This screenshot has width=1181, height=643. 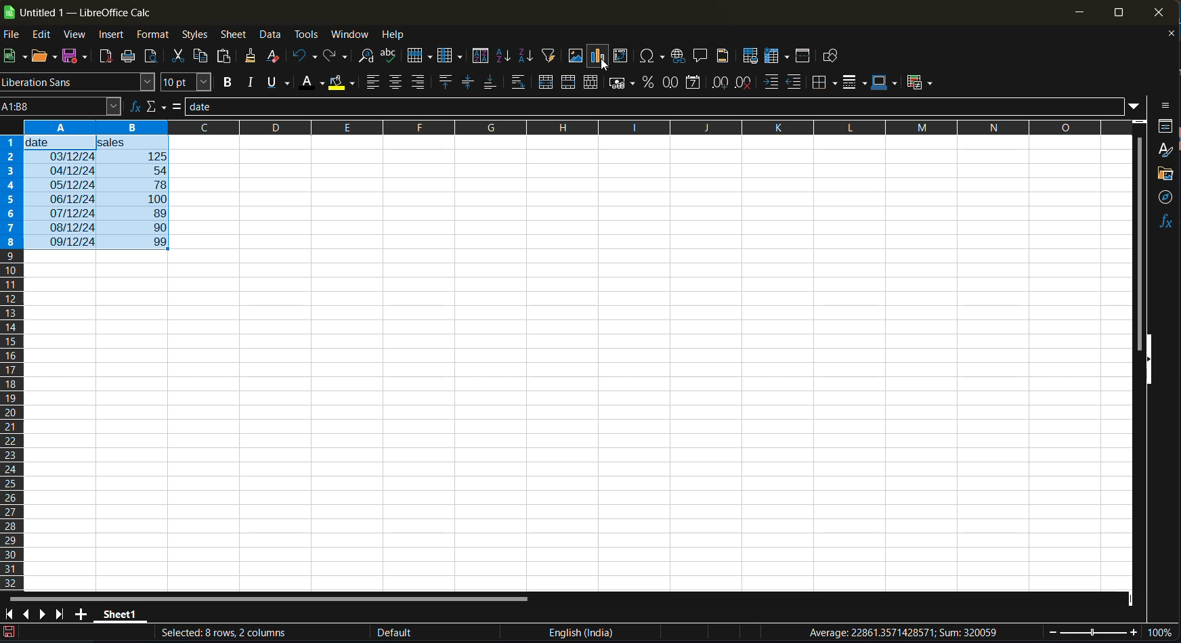 What do you see at coordinates (505, 56) in the screenshot?
I see `sort ascending` at bounding box center [505, 56].